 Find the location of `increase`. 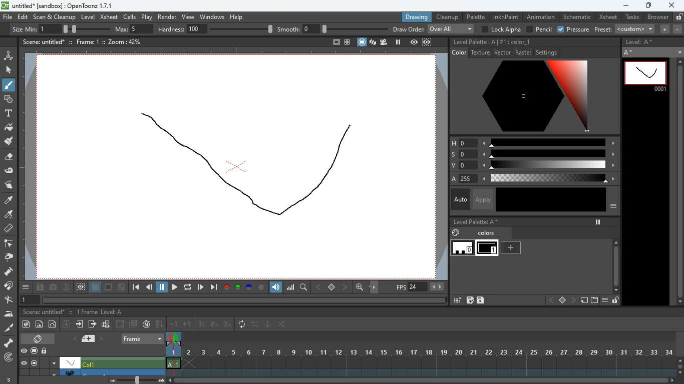

increase is located at coordinates (663, 29).